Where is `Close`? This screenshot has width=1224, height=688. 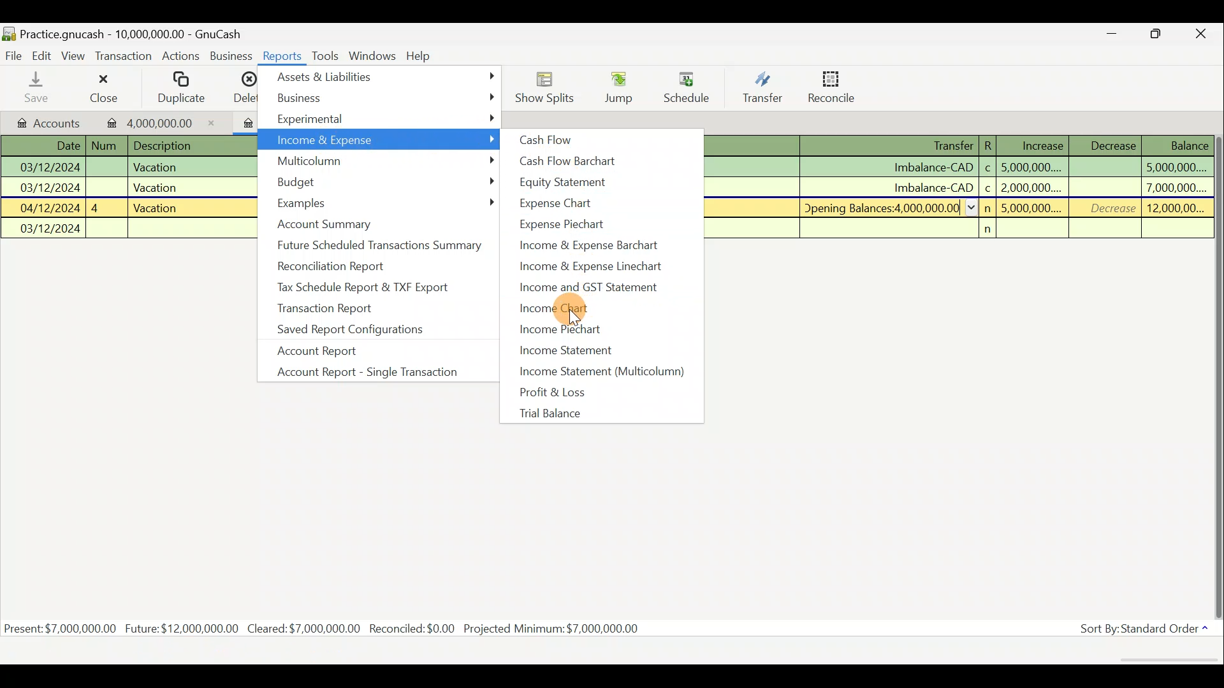
Close is located at coordinates (1206, 34).